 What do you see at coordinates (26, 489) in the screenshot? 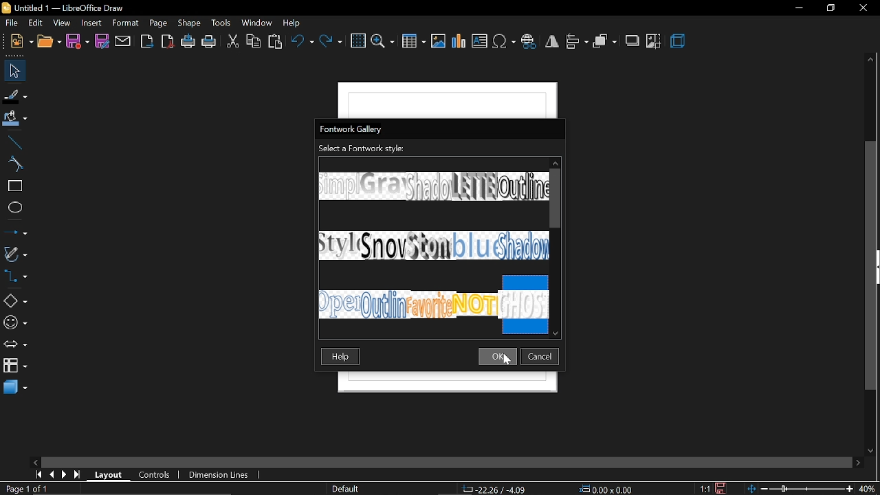
I see `Page 1 of 1` at bounding box center [26, 489].